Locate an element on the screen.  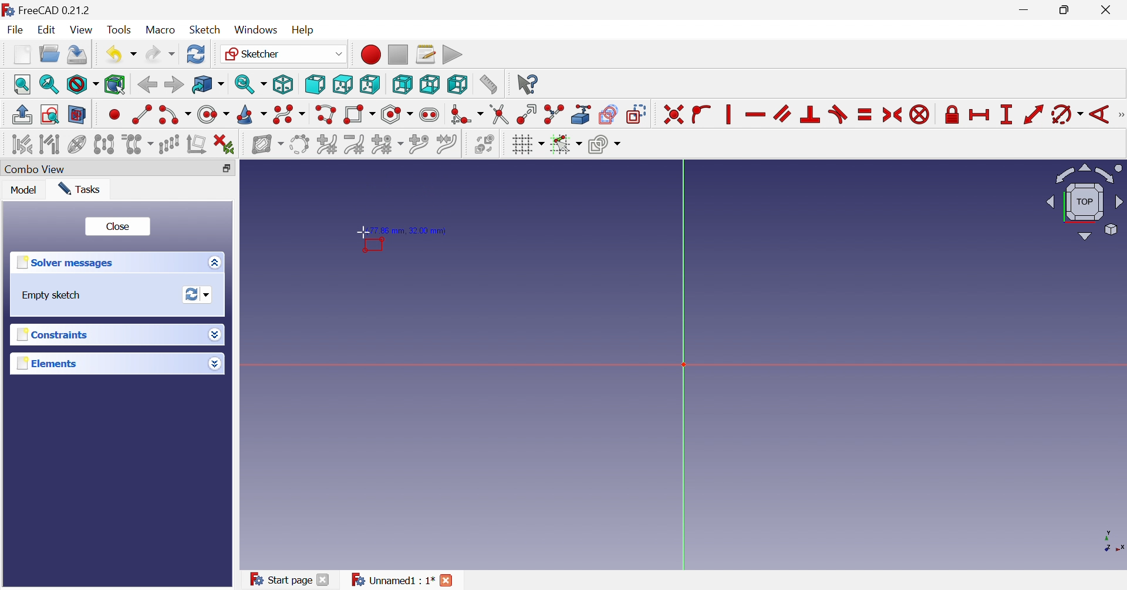
Select associated geometry is located at coordinates (51, 146).